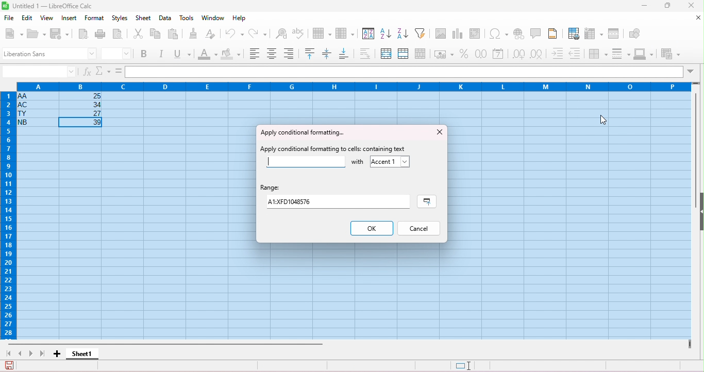  I want to click on print preview, so click(119, 34).